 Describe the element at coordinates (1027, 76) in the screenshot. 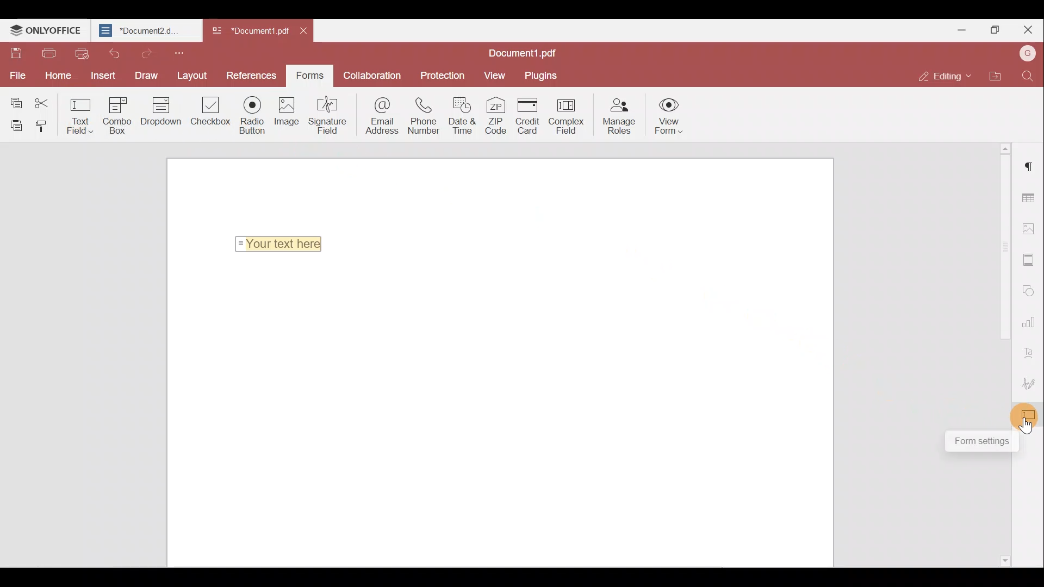

I see `Find` at that location.